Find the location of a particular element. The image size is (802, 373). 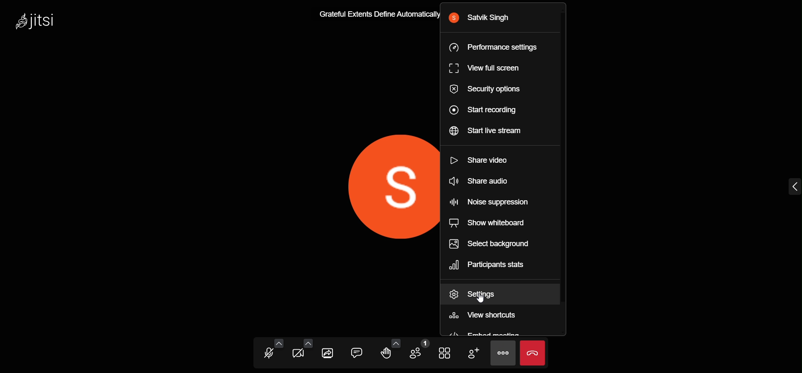

invite people is located at coordinates (473, 354).